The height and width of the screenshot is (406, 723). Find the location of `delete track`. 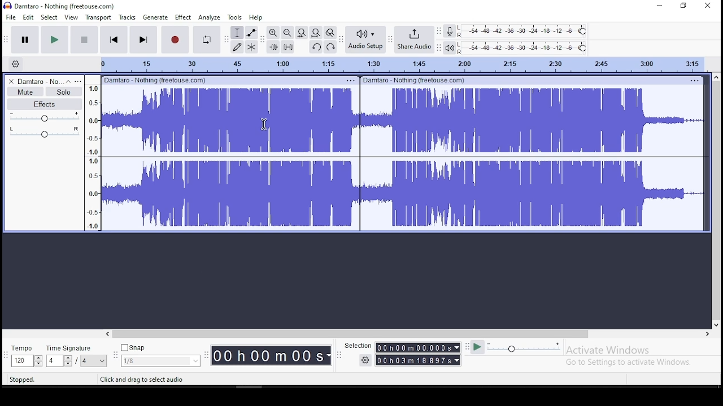

delete track is located at coordinates (10, 82).